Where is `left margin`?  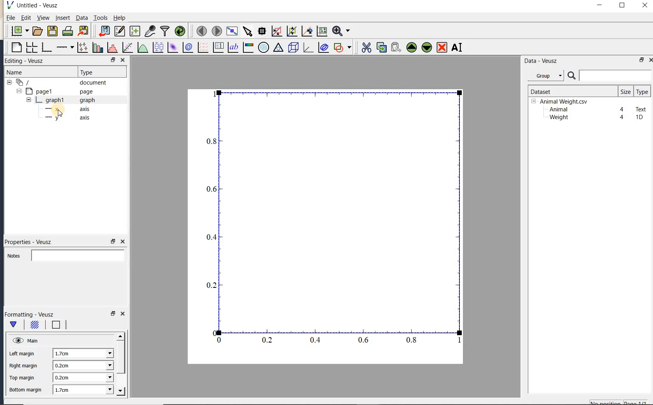 left margin is located at coordinates (23, 355).